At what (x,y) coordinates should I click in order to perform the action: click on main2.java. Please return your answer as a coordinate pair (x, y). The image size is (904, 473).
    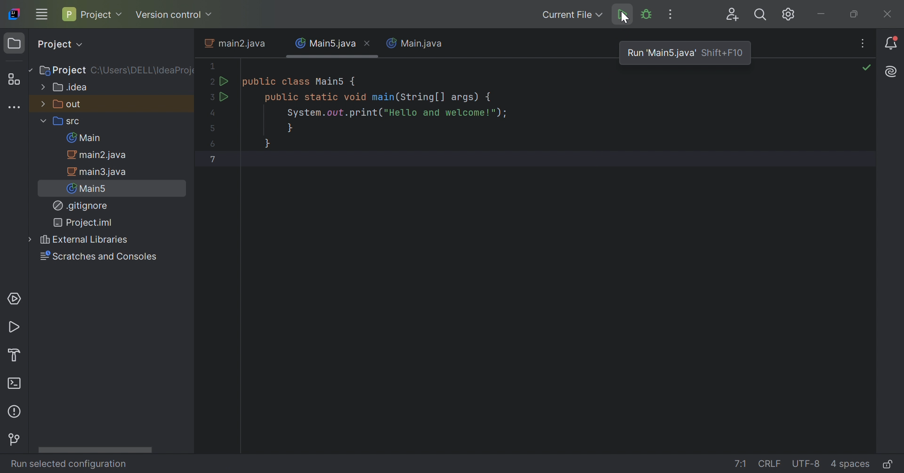
    Looking at the image, I should click on (97, 156).